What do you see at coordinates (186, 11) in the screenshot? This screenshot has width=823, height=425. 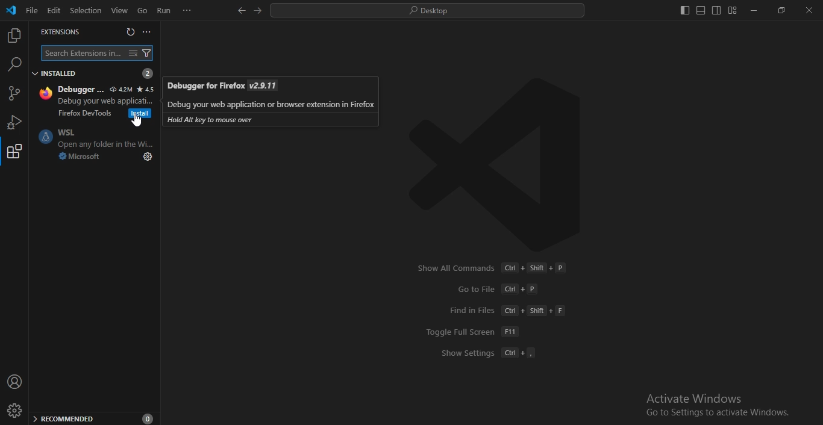 I see `...` at bounding box center [186, 11].